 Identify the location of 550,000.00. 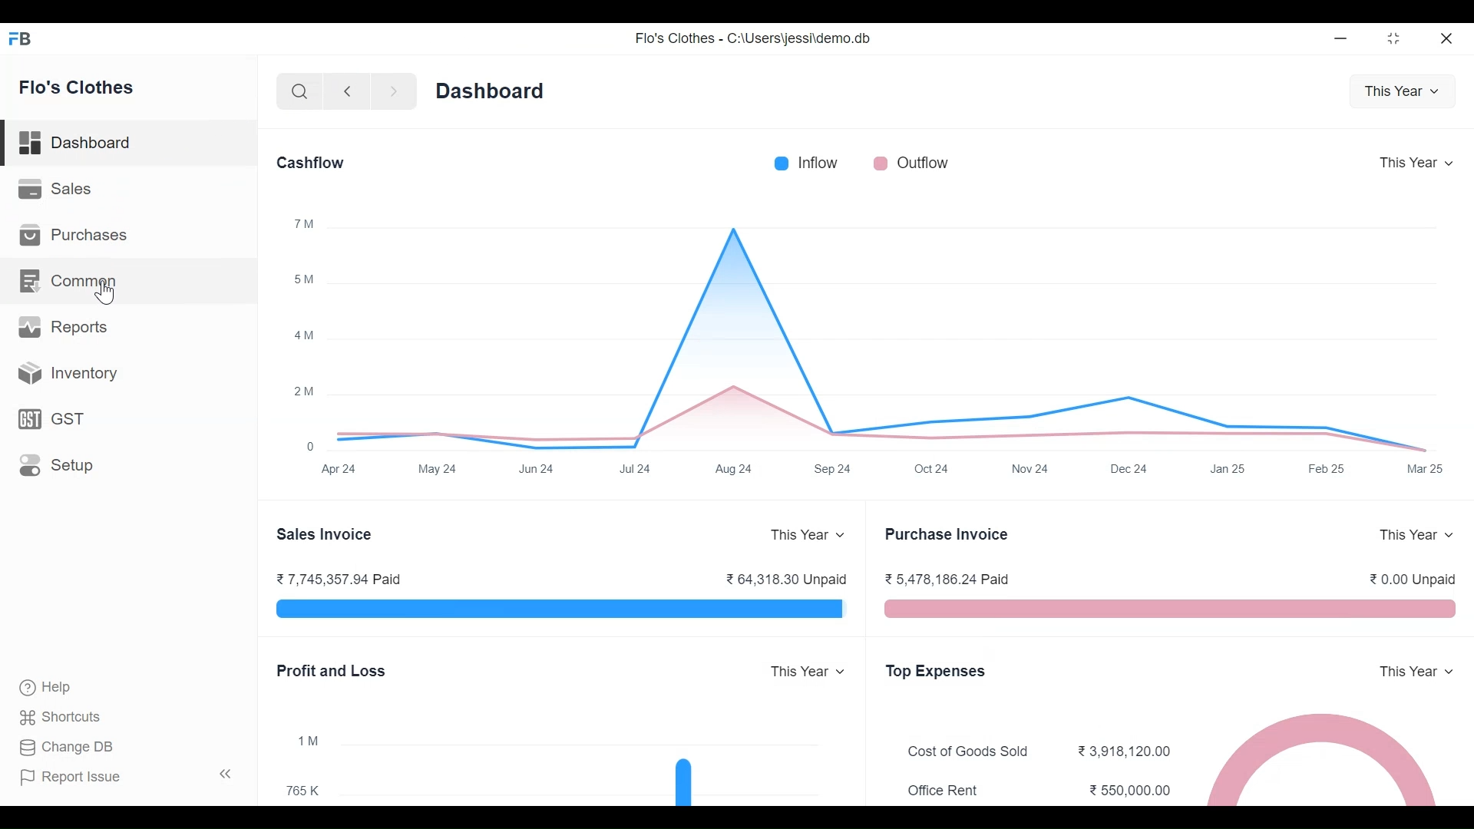
(1132, 789).